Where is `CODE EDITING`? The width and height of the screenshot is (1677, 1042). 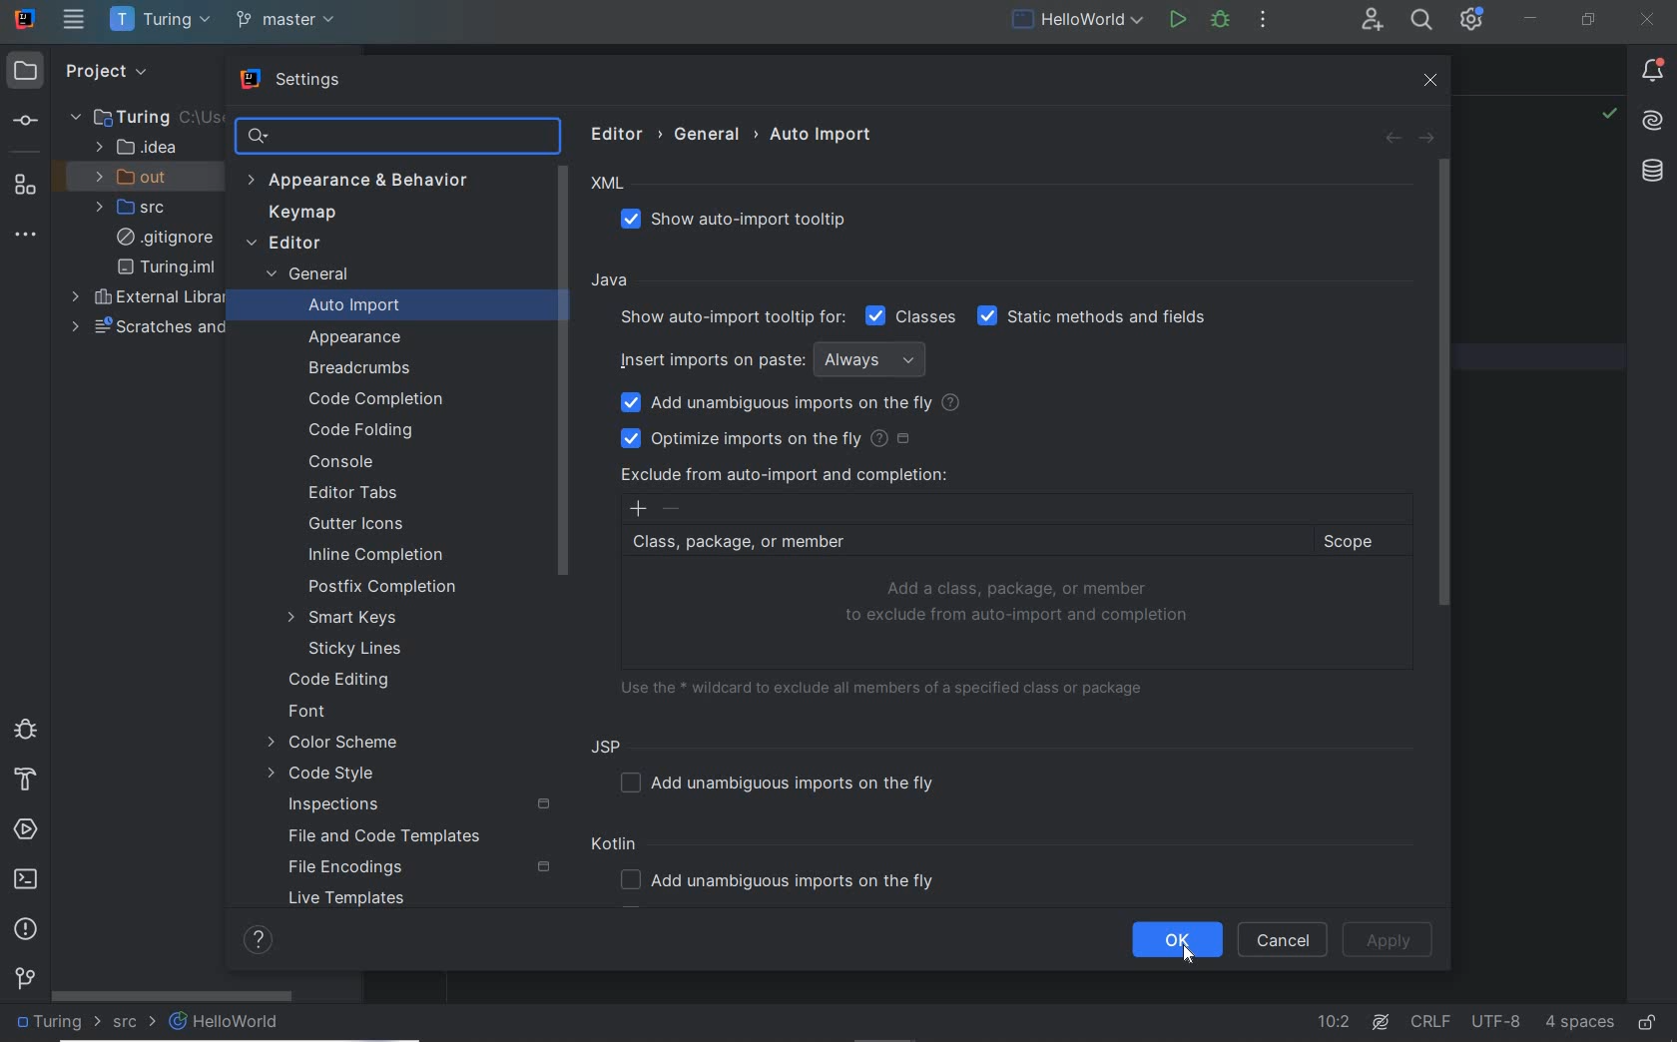
CODE EDITING is located at coordinates (340, 678).